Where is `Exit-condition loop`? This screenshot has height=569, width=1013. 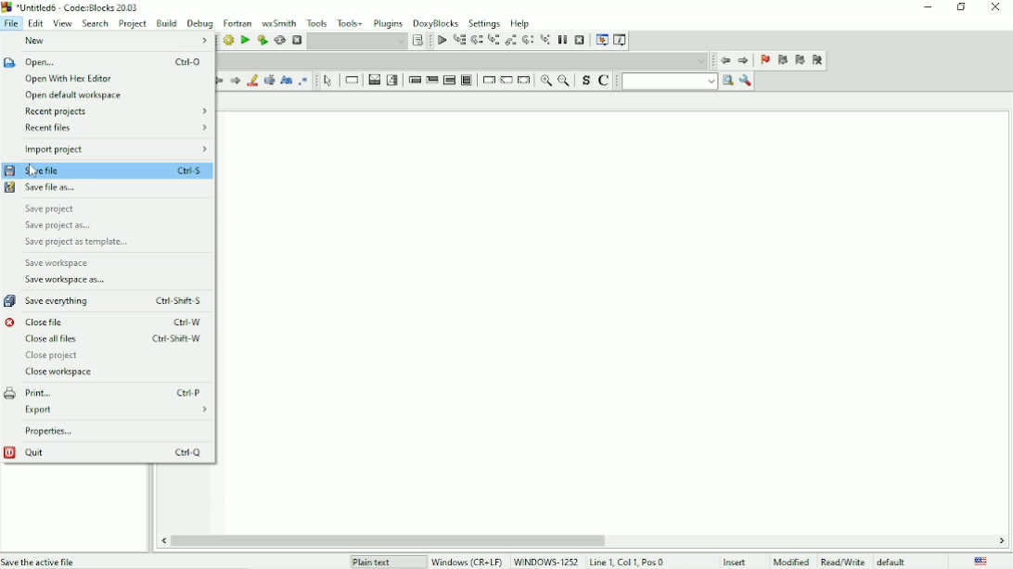 Exit-condition loop is located at coordinates (431, 80).